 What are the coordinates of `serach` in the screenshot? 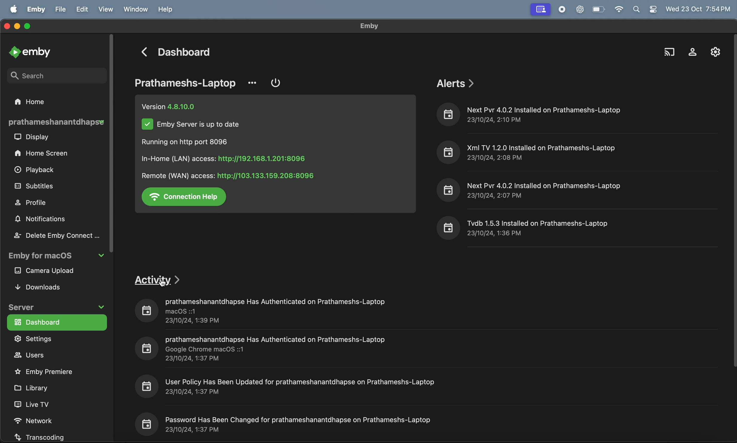 It's located at (52, 75).